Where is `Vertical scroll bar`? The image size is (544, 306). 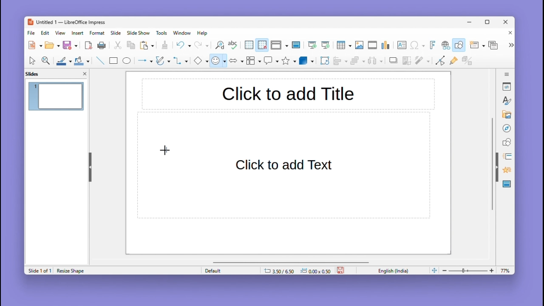
Vertical scroll bar is located at coordinates (492, 164).